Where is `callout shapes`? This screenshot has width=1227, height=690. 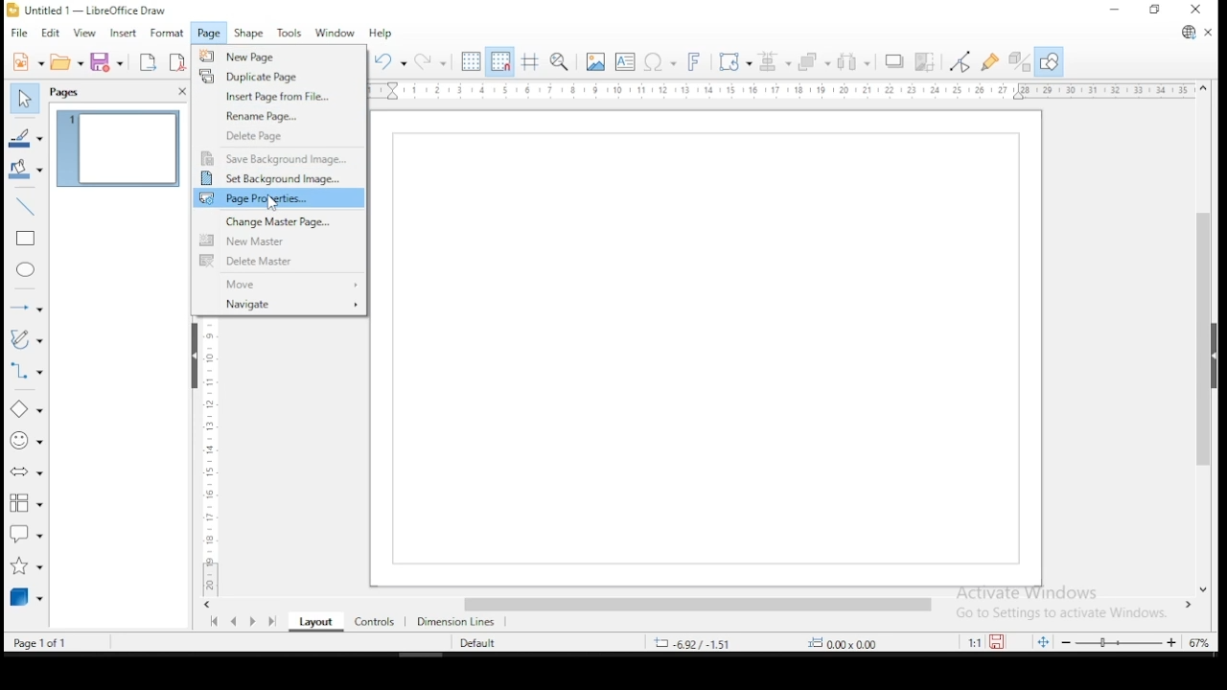
callout shapes is located at coordinates (26, 536).